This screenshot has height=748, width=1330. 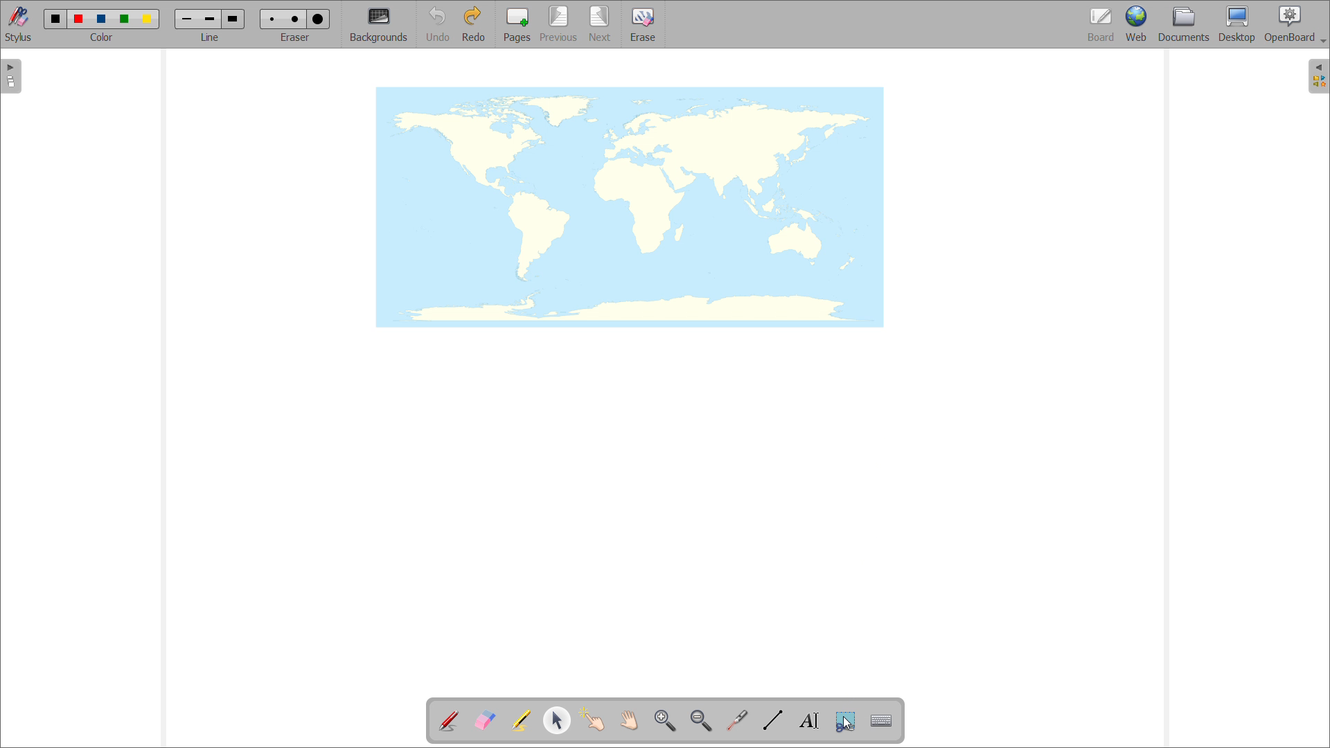 I want to click on previous page, so click(x=558, y=24).